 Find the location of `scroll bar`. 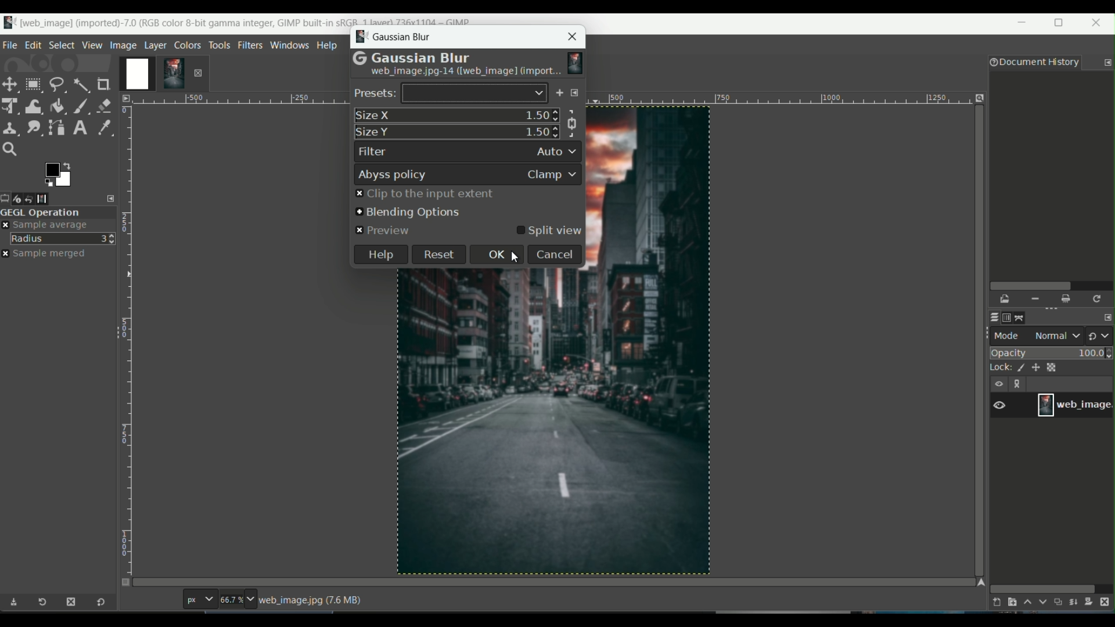

scroll bar is located at coordinates (1043, 588).